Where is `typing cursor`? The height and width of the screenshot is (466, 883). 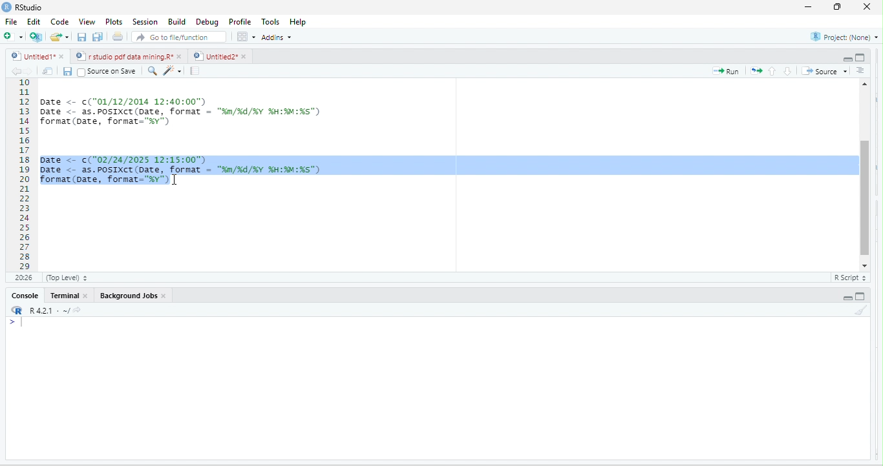 typing cursor is located at coordinates (23, 327).